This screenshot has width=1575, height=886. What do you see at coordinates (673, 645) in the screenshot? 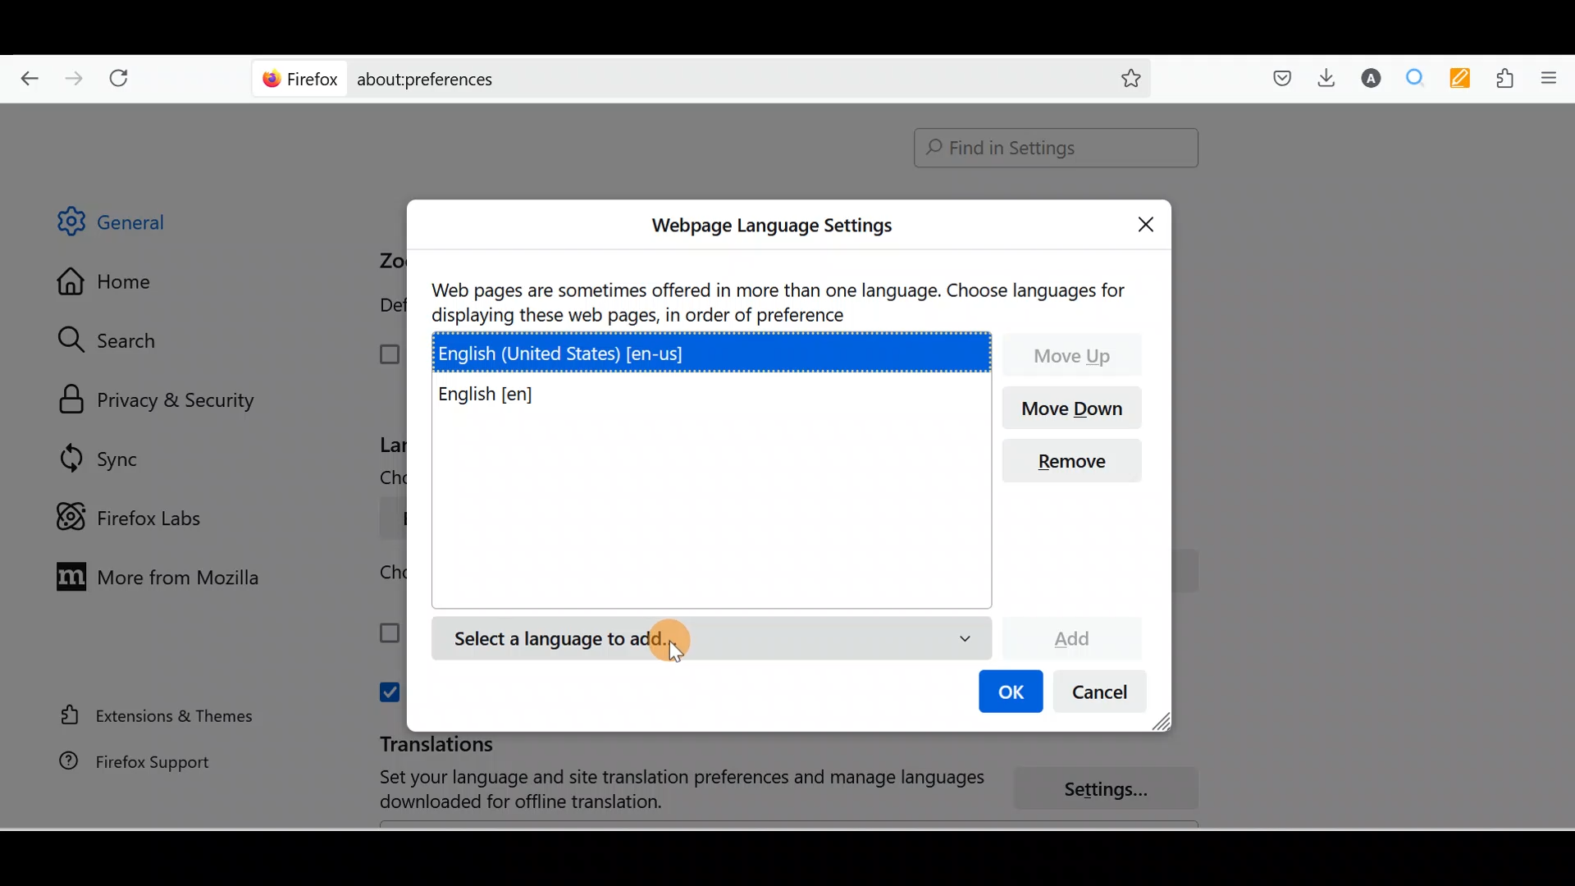
I see `Cursor` at bounding box center [673, 645].